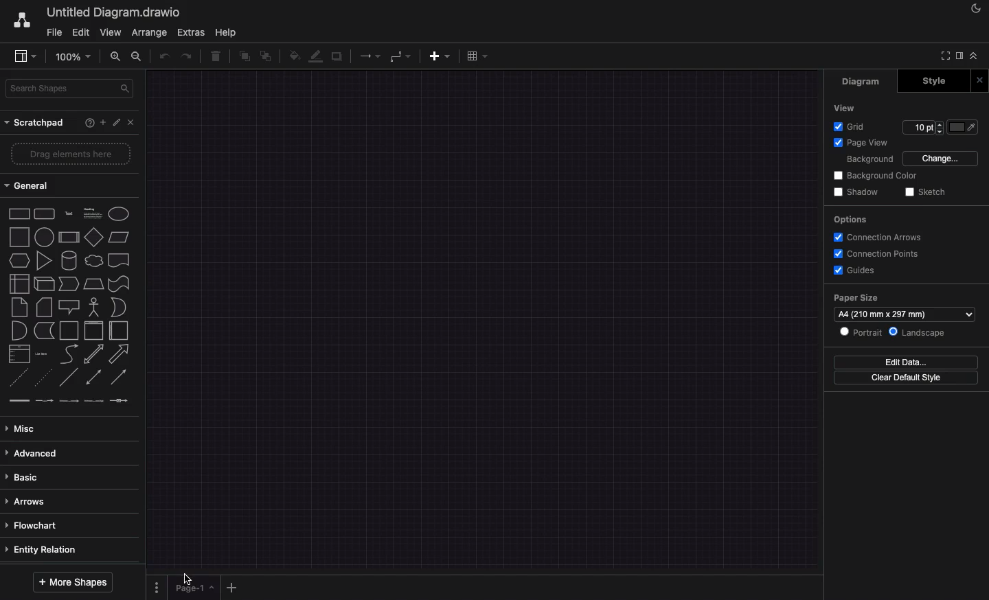  Describe the element at coordinates (120, 259) in the screenshot. I see `document` at that location.